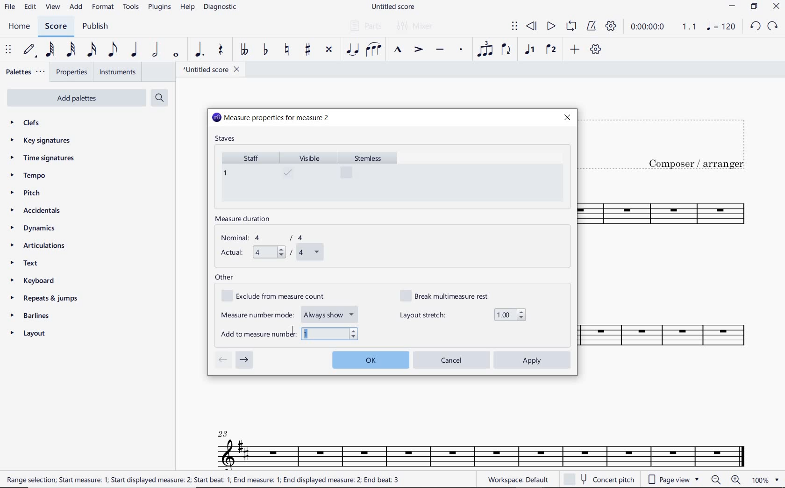 The height and width of the screenshot is (488, 785). I want to click on KEYBOARD, so click(40, 281).